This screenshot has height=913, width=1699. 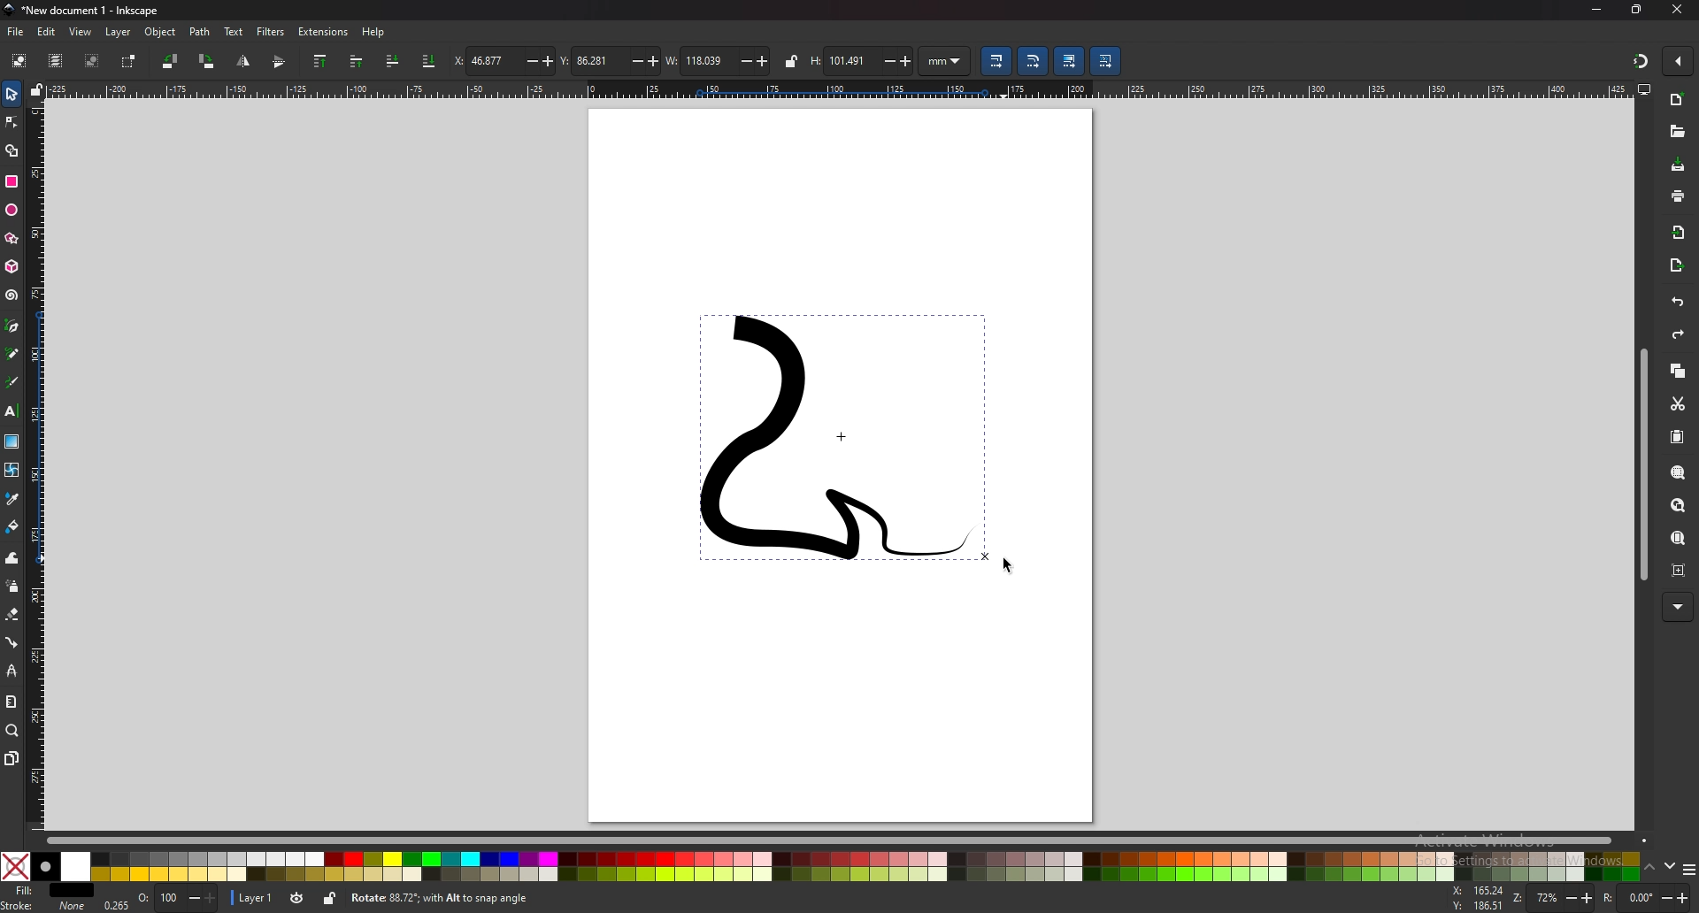 I want to click on dropper, so click(x=12, y=498).